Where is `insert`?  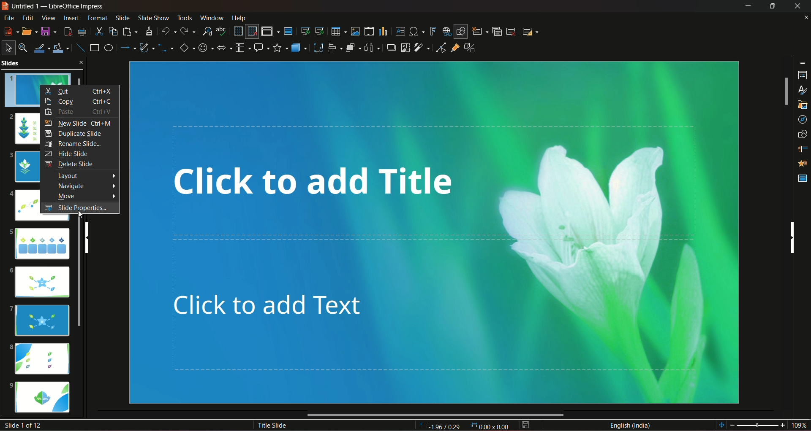
insert is located at coordinates (70, 18).